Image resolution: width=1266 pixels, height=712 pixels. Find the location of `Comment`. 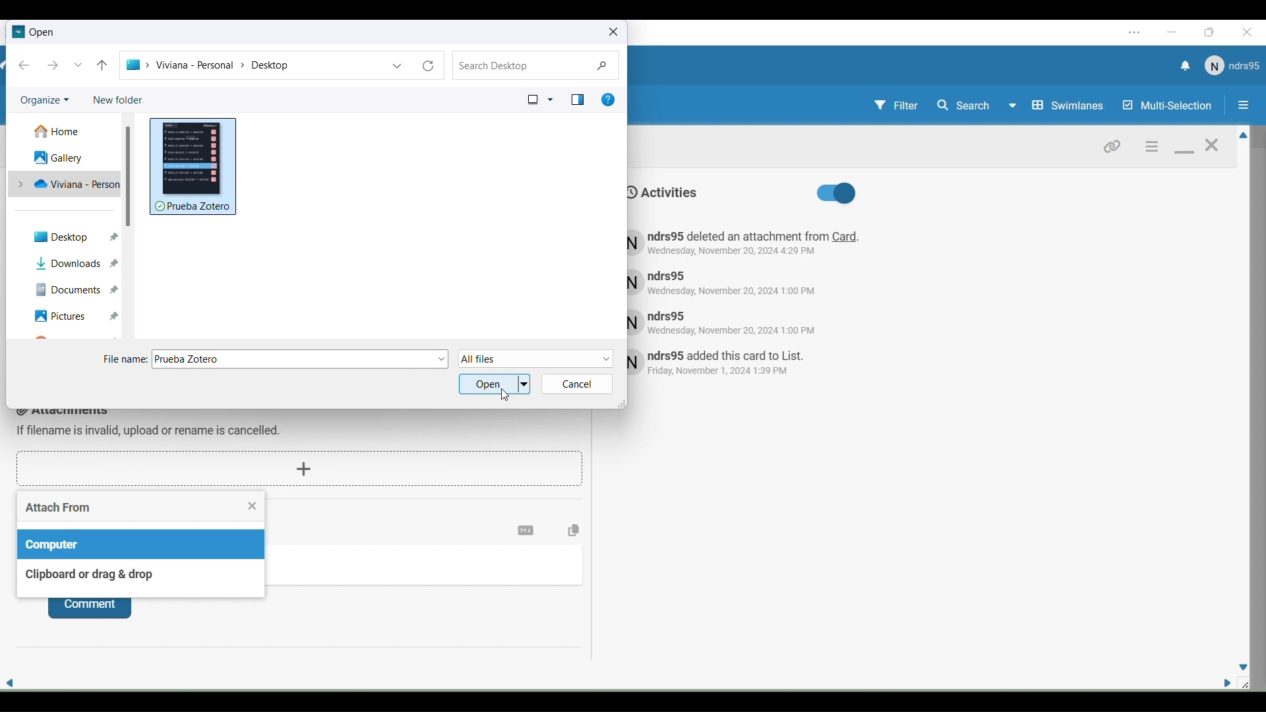

Comment is located at coordinates (89, 609).